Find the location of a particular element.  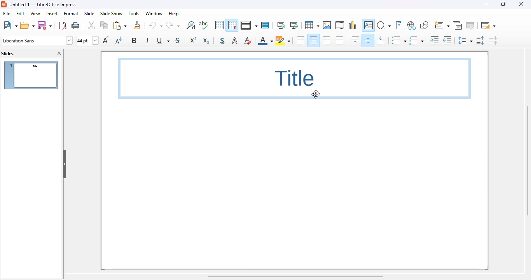

toggle unordered list is located at coordinates (399, 40).